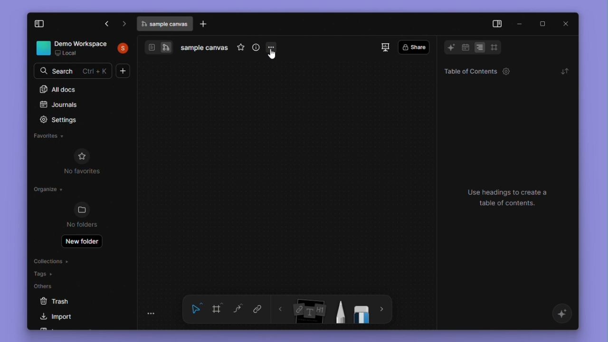  I want to click on Close, so click(567, 24).